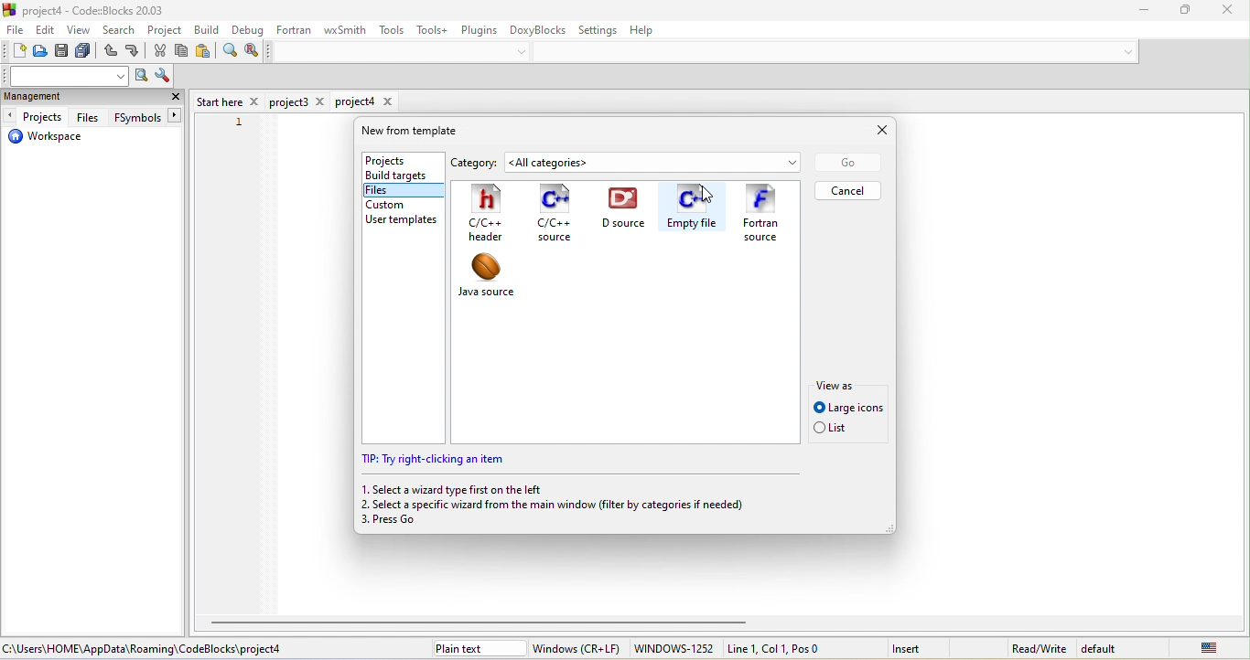  What do you see at coordinates (246, 31) in the screenshot?
I see `debug` at bounding box center [246, 31].